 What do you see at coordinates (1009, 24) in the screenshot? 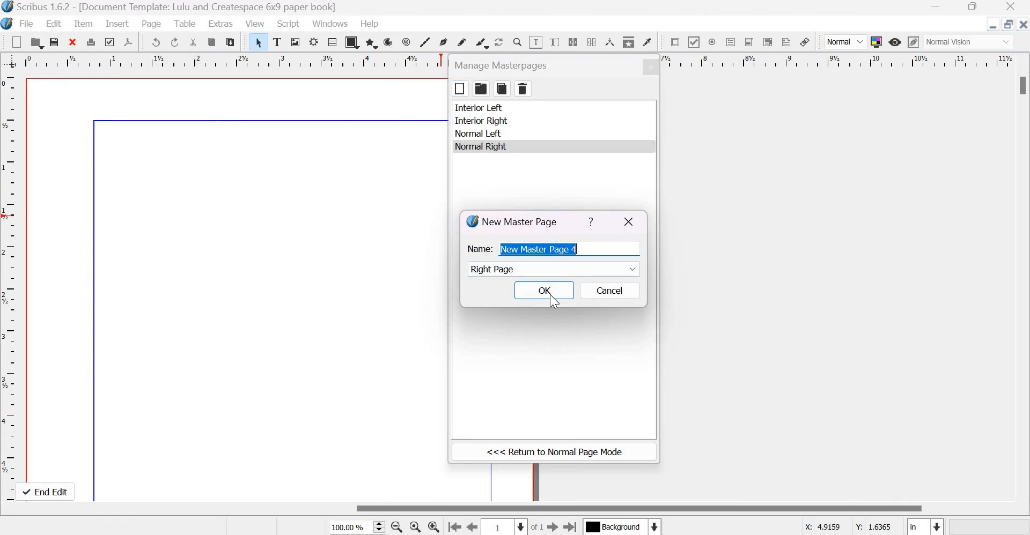
I see `resize` at bounding box center [1009, 24].